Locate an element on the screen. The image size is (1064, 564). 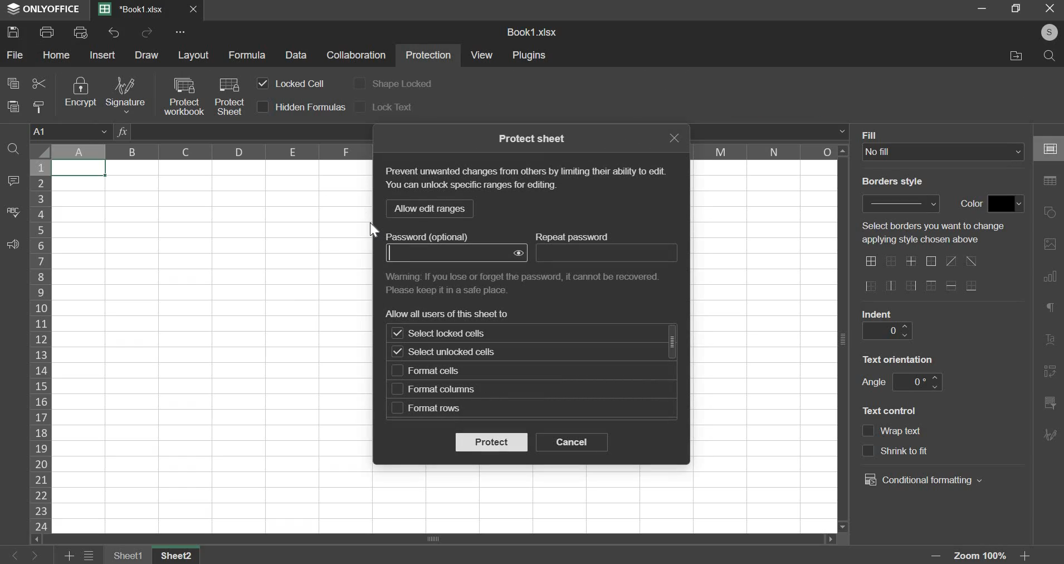
border options is located at coordinates (910, 287).